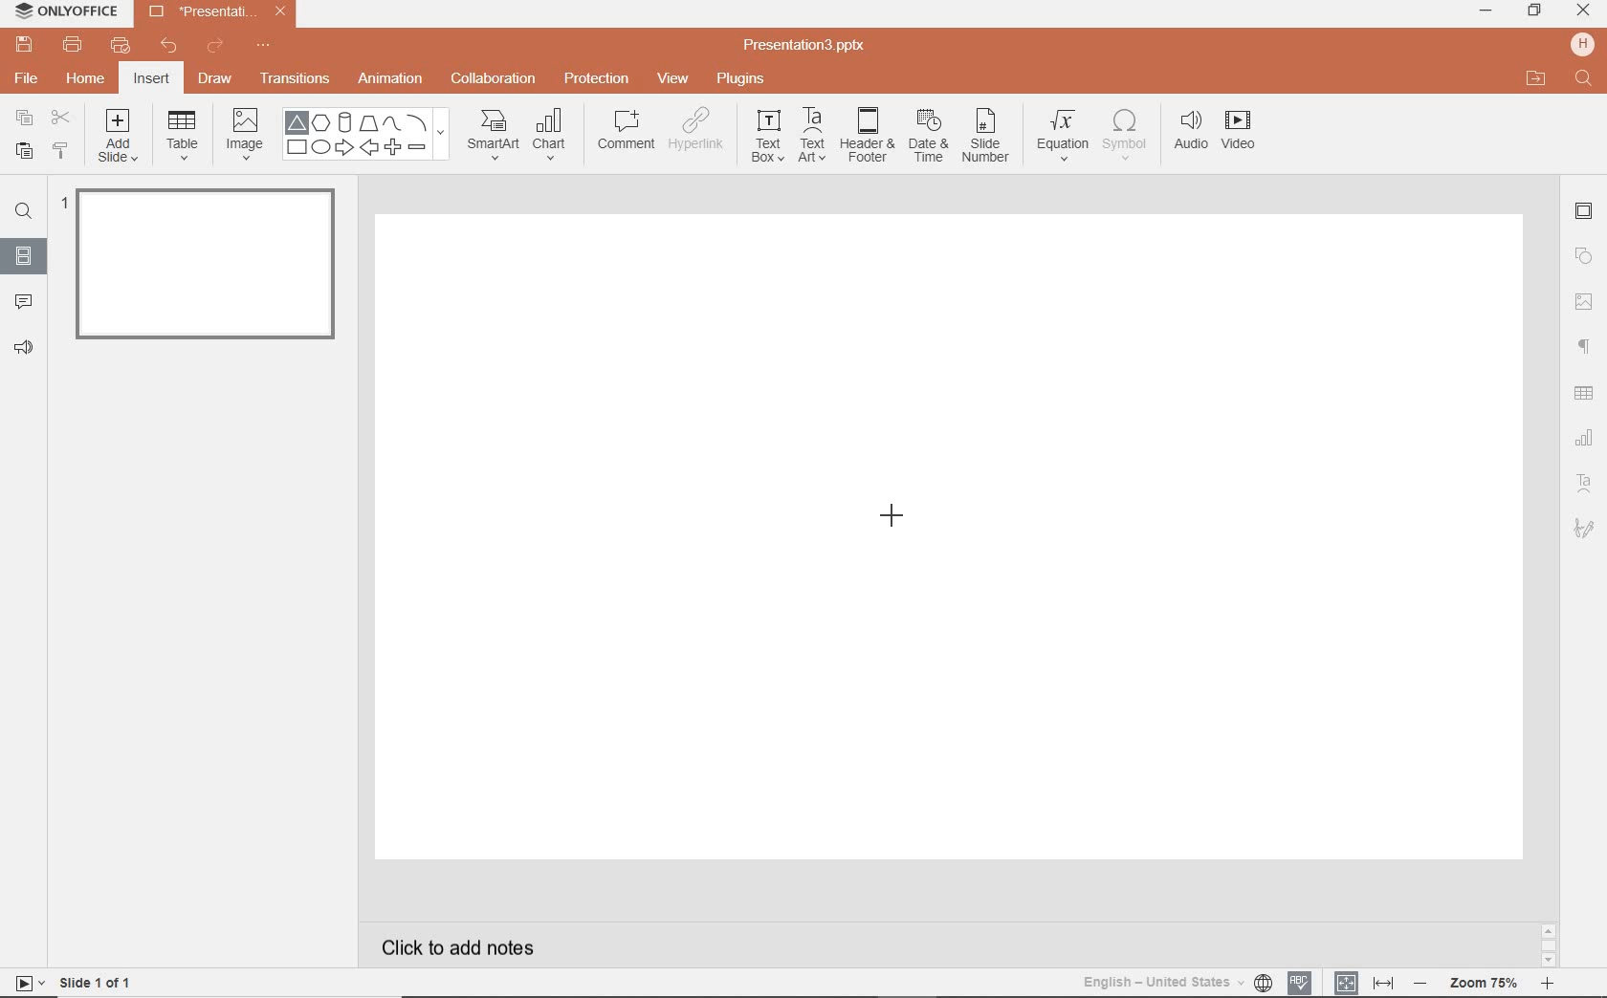 The height and width of the screenshot is (998, 1607). Describe the element at coordinates (1585, 485) in the screenshot. I see `TEXT ART SETTINGS` at that location.